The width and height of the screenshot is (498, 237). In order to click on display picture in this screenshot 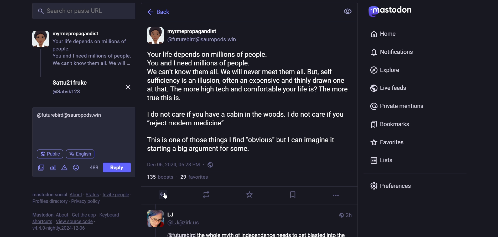, I will do `click(154, 35)`.